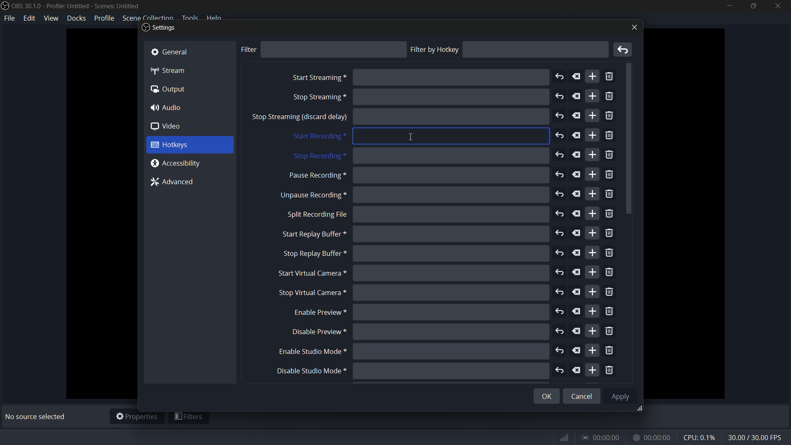  What do you see at coordinates (578, 136) in the screenshot?
I see `delete` at bounding box center [578, 136].